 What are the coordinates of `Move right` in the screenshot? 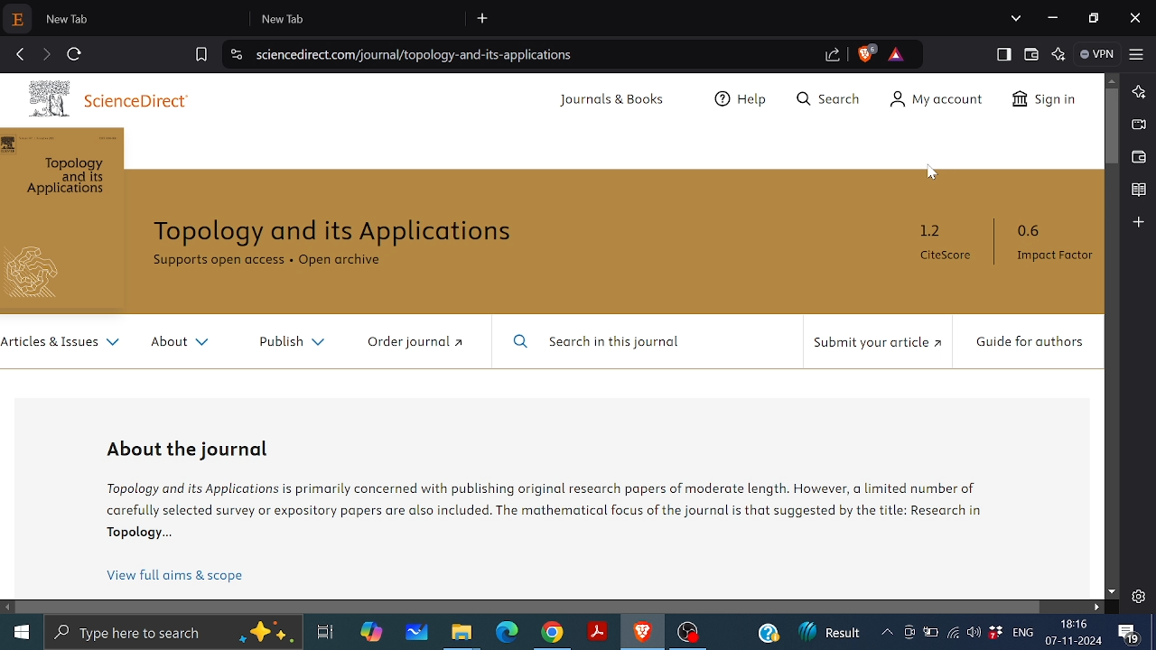 It's located at (1097, 607).